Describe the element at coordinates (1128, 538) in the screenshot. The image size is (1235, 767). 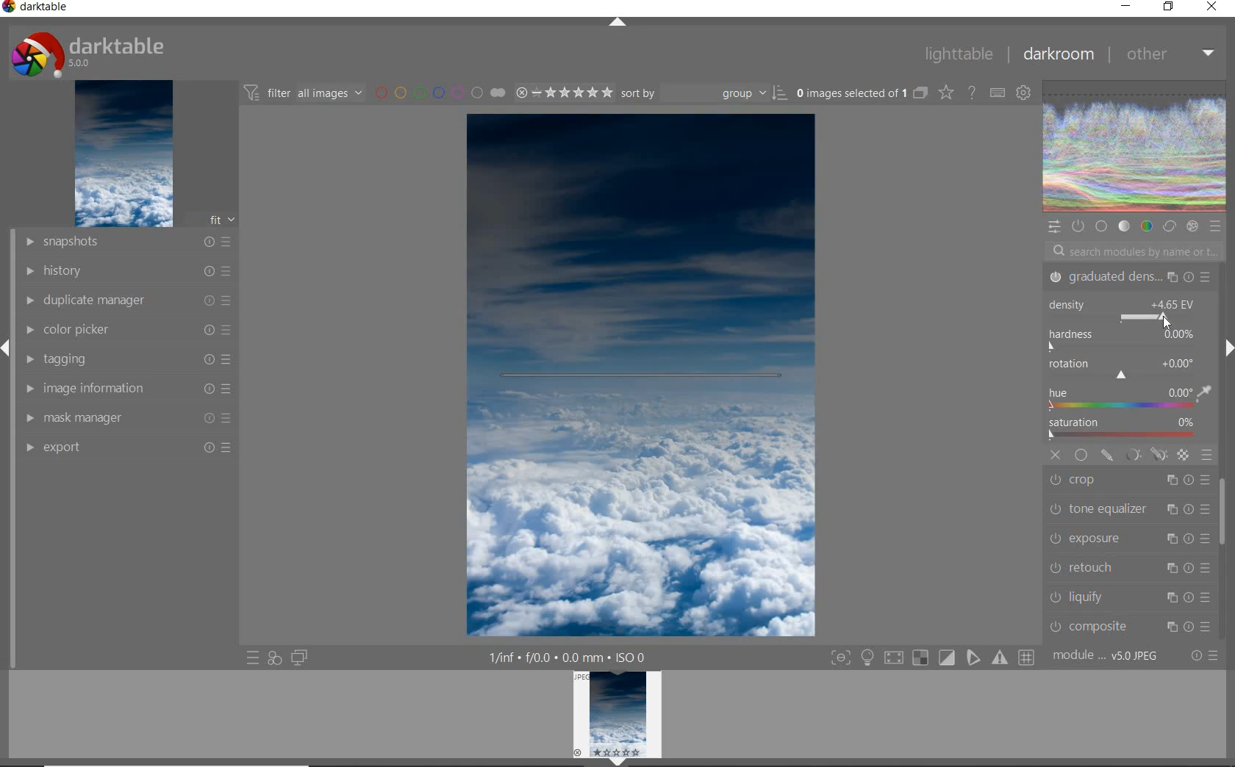
I see `exposure` at that location.